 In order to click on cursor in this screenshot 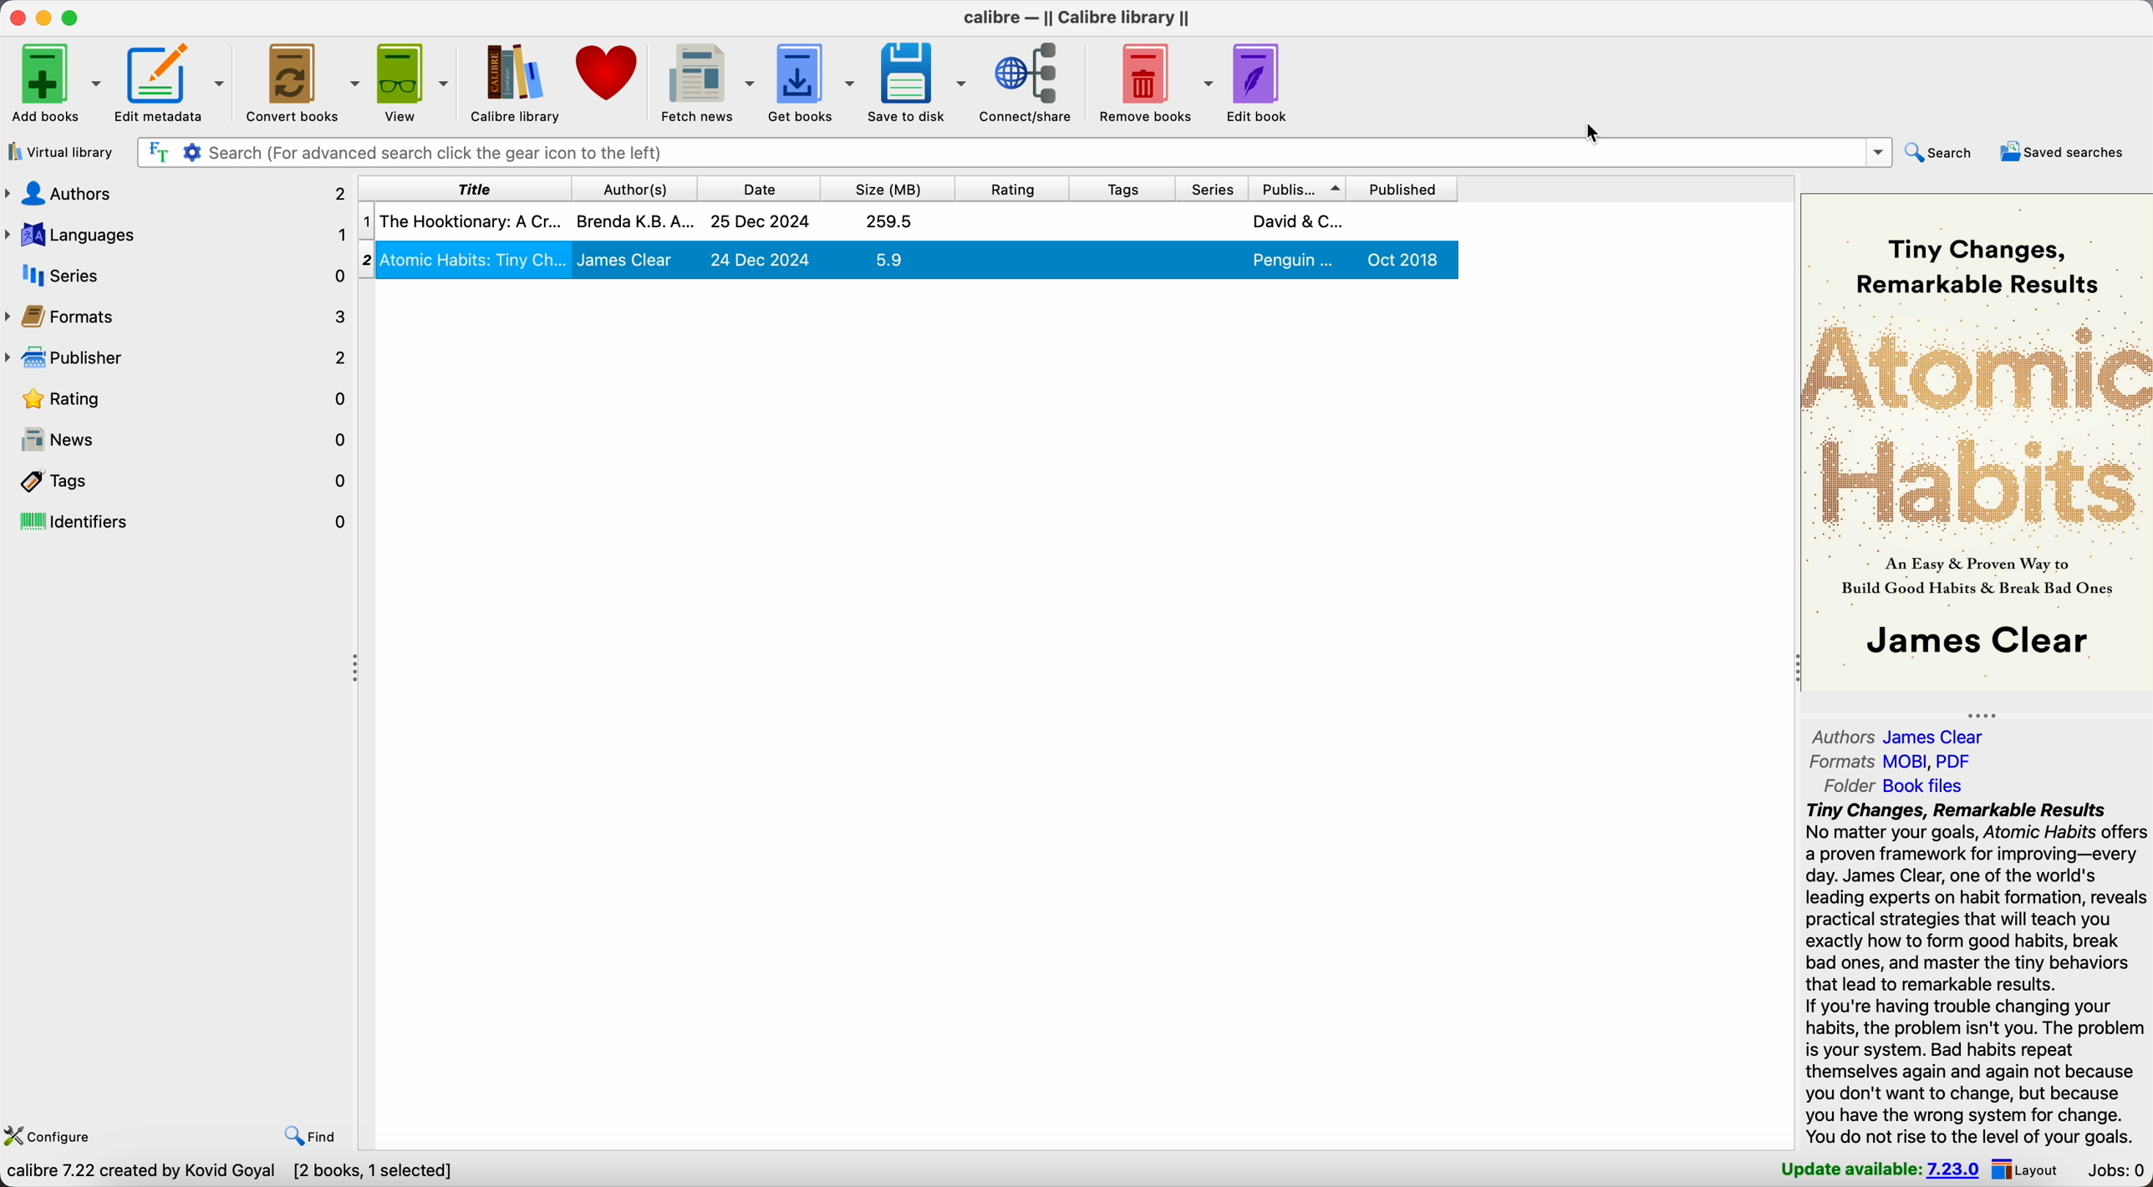, I will do `click(1595, 132)`.